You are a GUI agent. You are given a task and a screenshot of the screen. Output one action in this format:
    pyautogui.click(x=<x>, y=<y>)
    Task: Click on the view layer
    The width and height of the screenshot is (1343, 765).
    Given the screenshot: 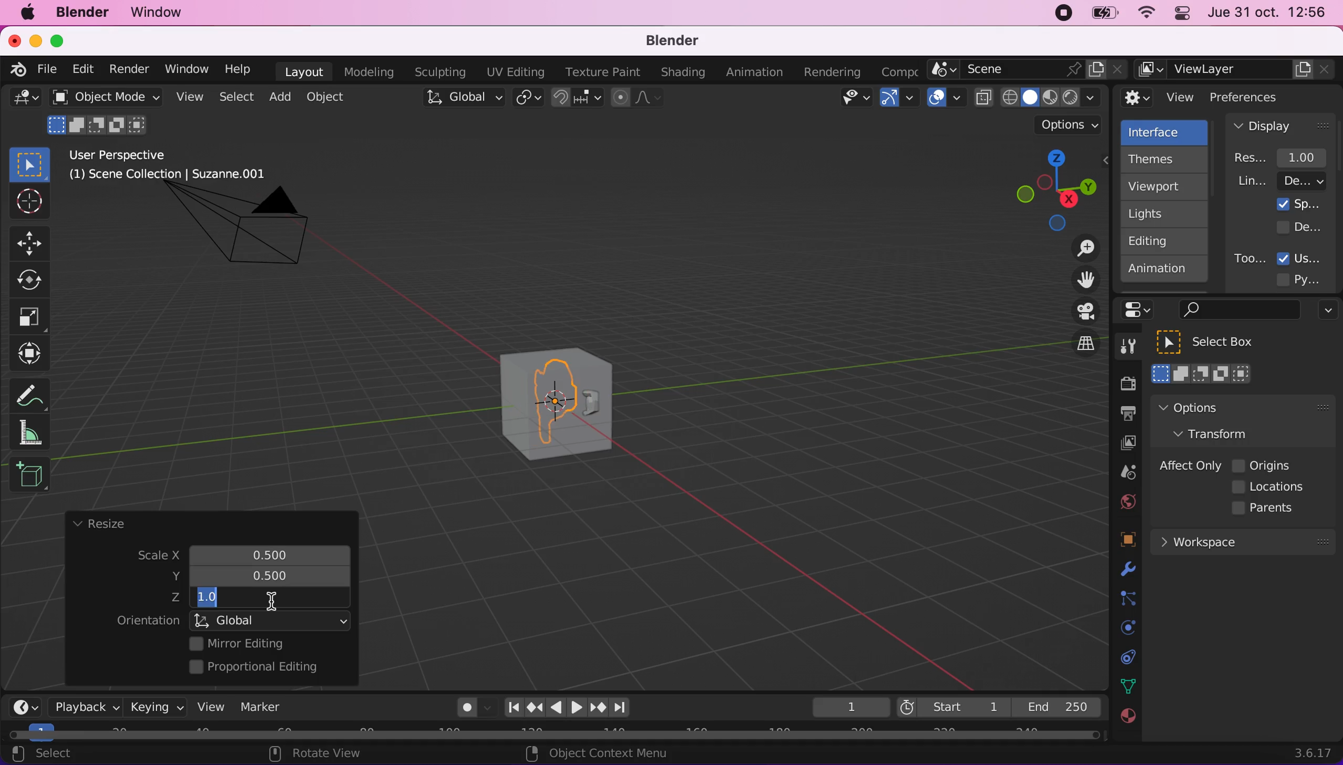 What is the action you would take?
    pyautogui.click(x=1122, y=444)
    